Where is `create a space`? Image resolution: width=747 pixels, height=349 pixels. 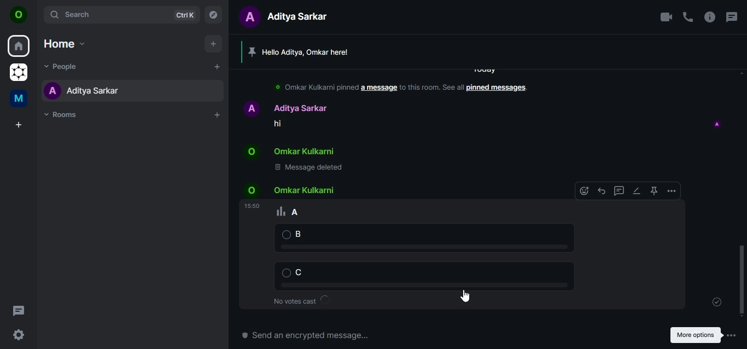
create a space is located at coordinates (20, 125).